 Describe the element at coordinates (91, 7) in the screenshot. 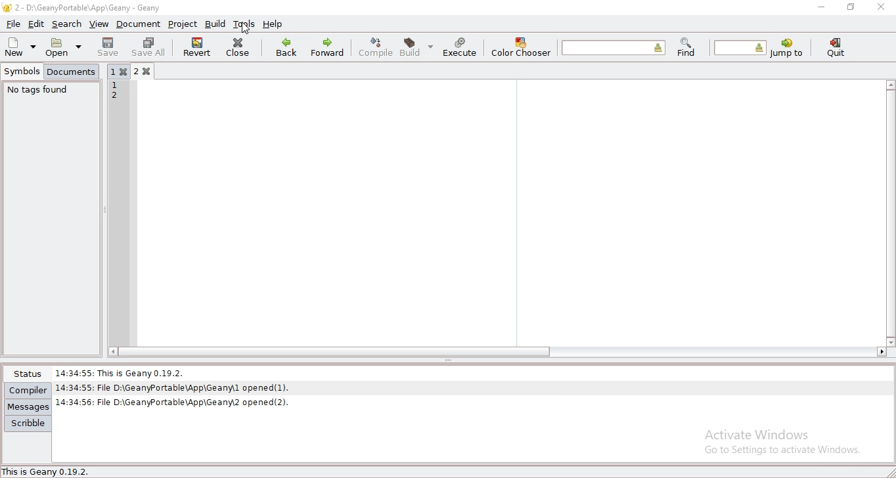

I see ` 2 - D:\GeanyPortable\App\Geany - Geany` at that location.